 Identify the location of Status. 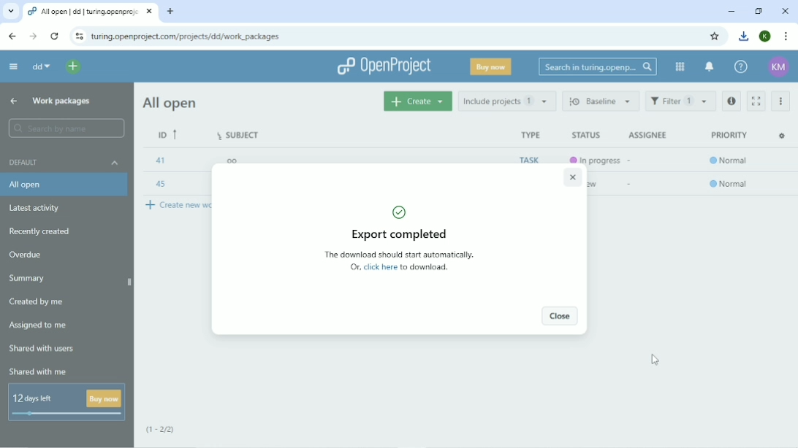
(586, 136).